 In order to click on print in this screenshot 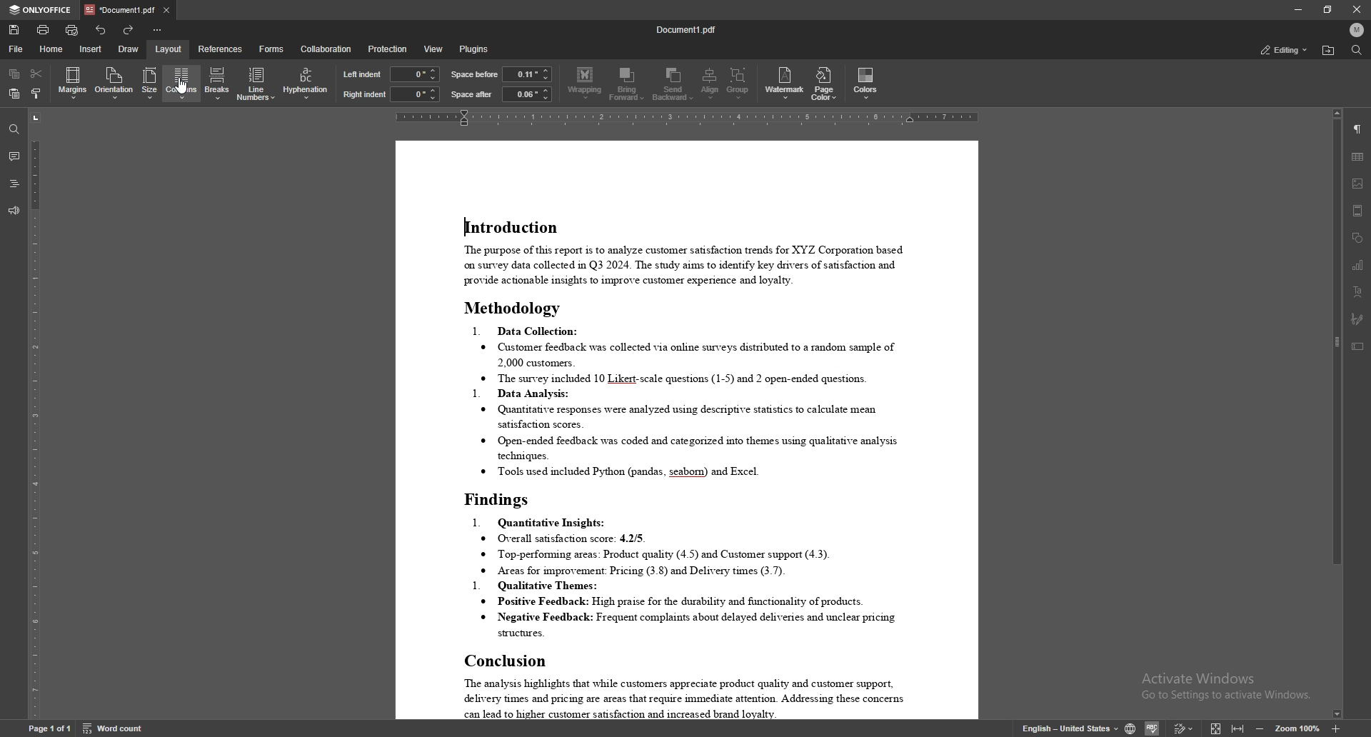, I will do `click(43, 30)`.